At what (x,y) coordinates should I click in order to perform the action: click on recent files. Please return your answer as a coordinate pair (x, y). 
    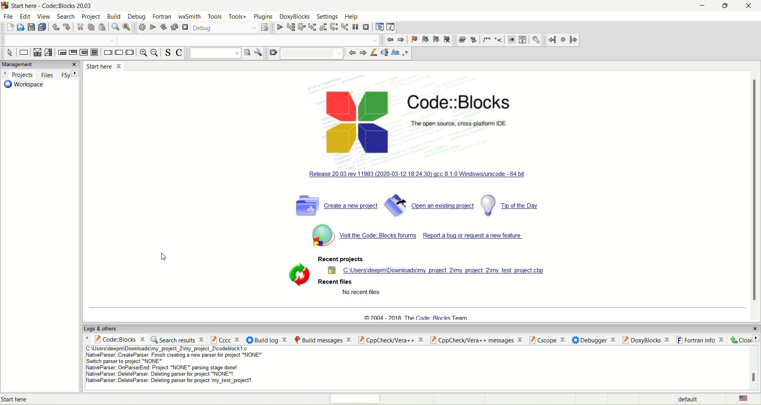
    Looking at the image, I should click on (341, 283).